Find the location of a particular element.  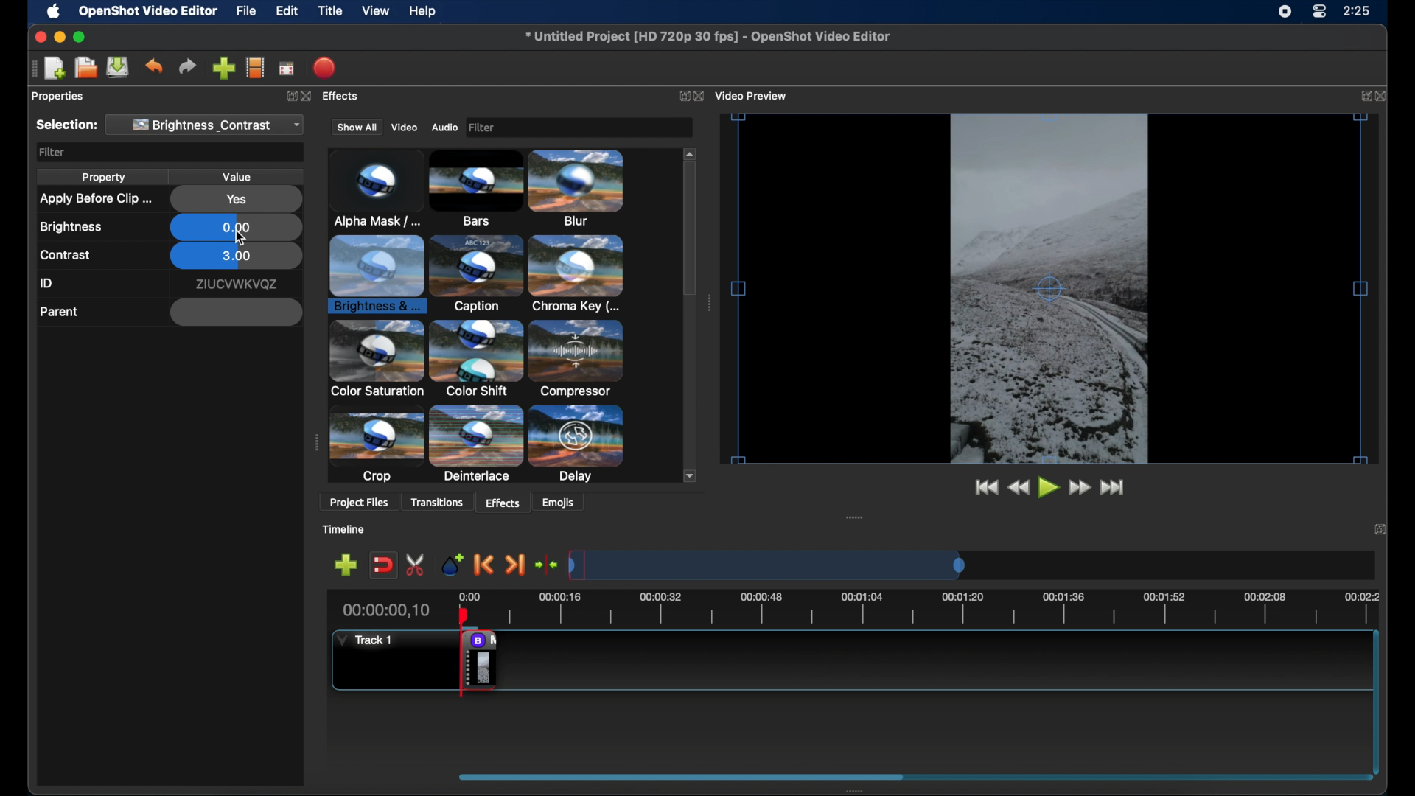

redo is located at coordinates (187, 66).